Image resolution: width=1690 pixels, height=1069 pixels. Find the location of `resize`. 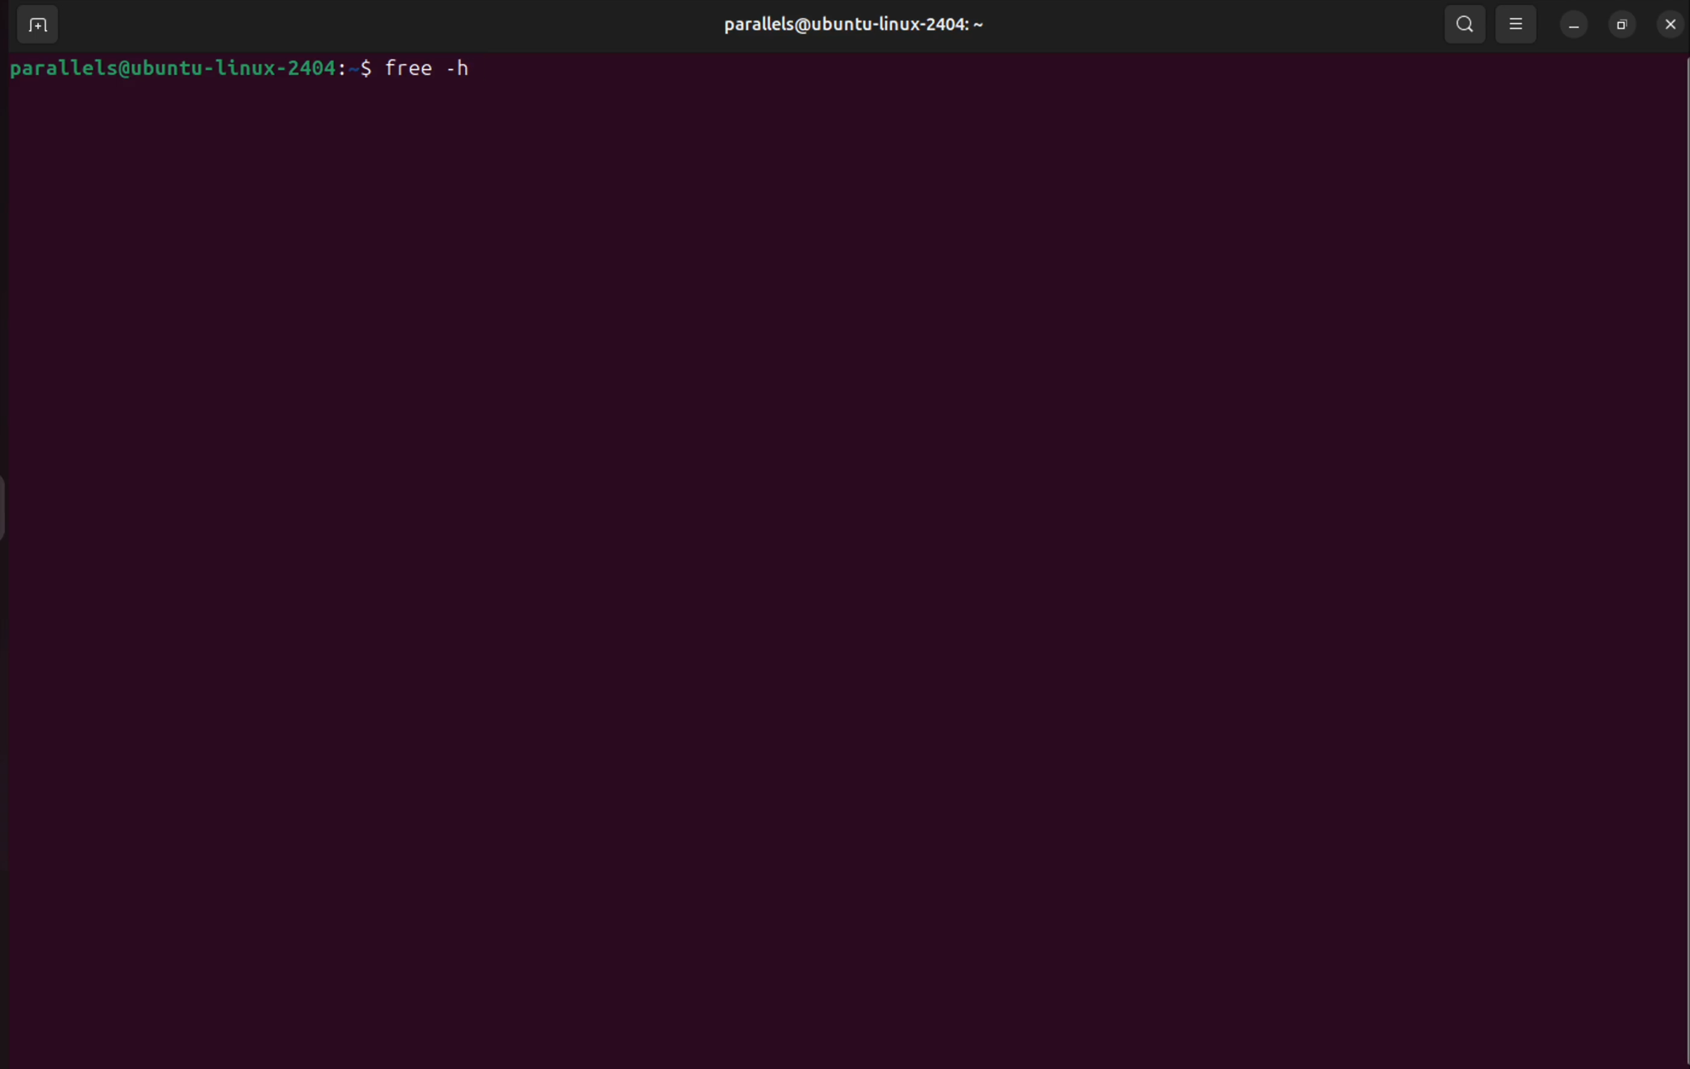

resize is located at coordinates (1623, 25).